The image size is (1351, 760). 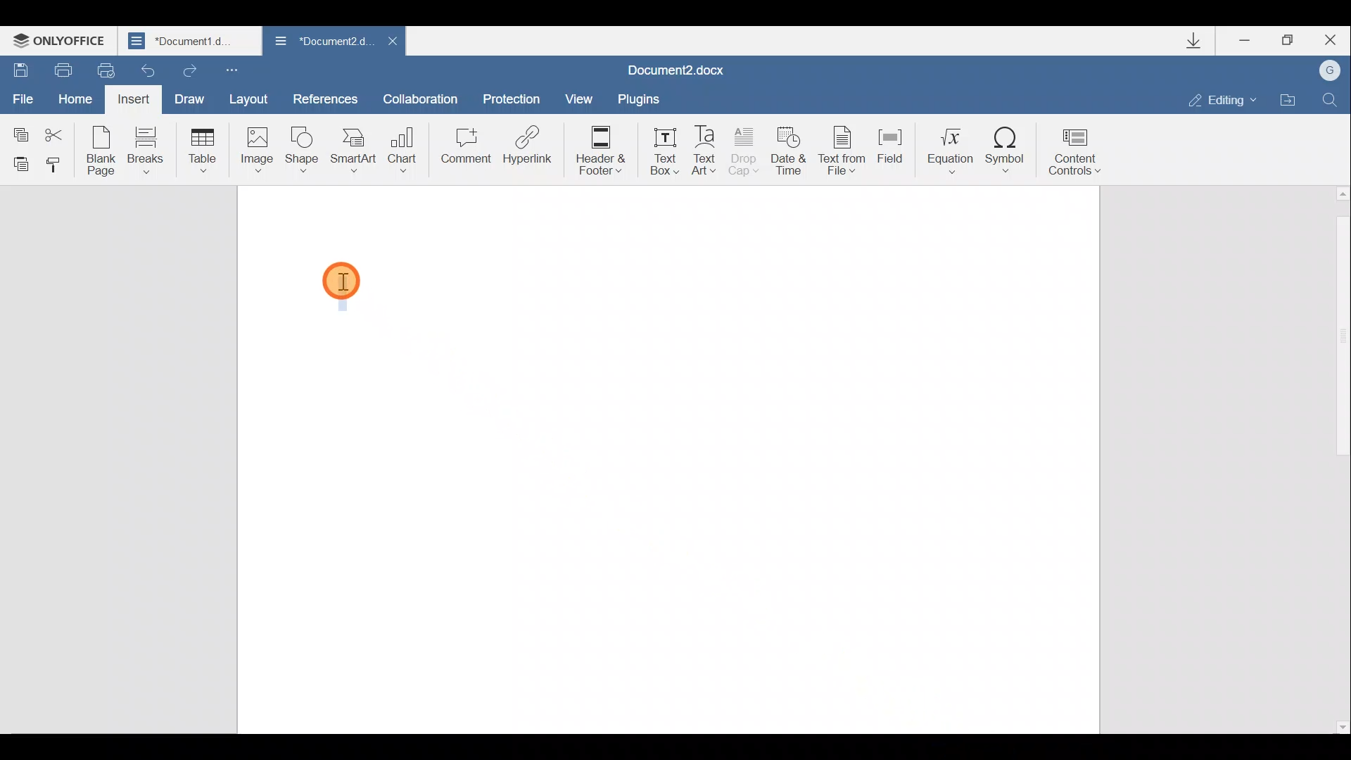 What do you see at coordinates (1331, 98) in the screenshot?
I see `Find` at bounding box center [1331, 98].